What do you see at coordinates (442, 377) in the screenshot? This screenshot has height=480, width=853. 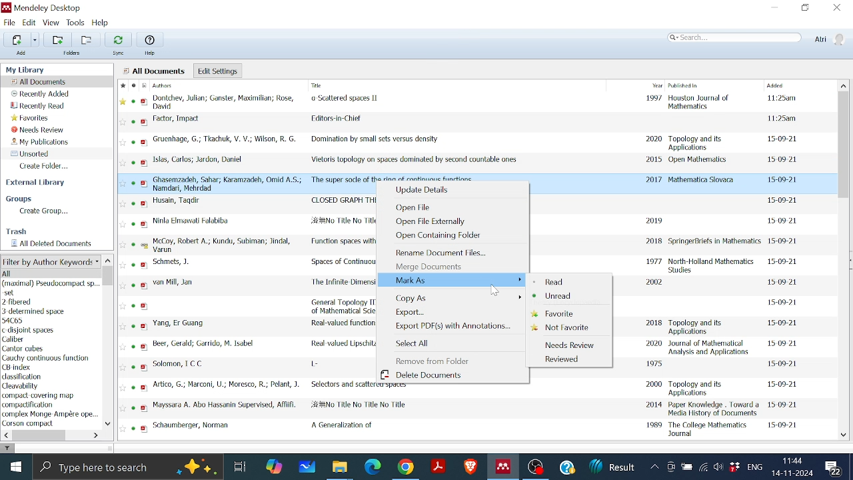 I see `Delete documents` at bounding box center [442, 377].